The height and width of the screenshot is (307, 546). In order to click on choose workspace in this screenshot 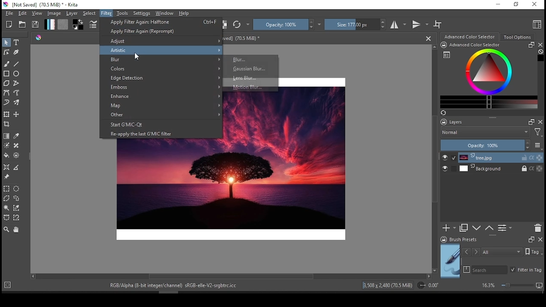, I will do `click(535, 24)`.